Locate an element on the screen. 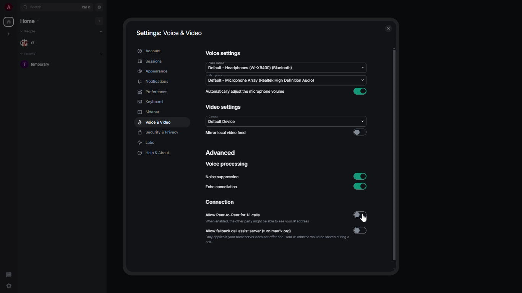 Image resolution: width=522 pixels, height=293 pixels. enabled is located at coordinates (360, 187).